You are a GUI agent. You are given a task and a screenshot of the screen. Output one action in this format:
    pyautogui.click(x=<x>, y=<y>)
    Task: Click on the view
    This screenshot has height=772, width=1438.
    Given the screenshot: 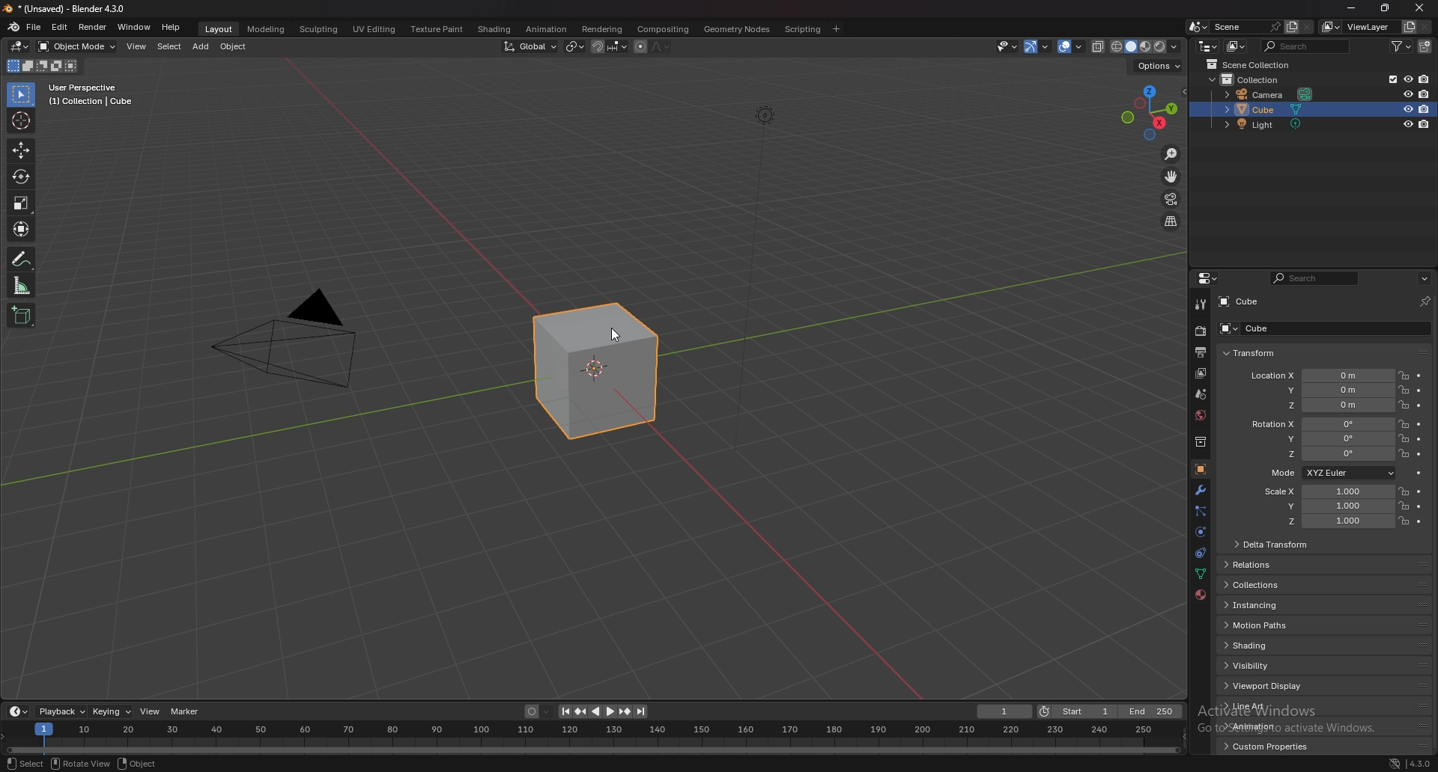 What is the action you would take?
    pyautogui.click(x=150, y=711)
    